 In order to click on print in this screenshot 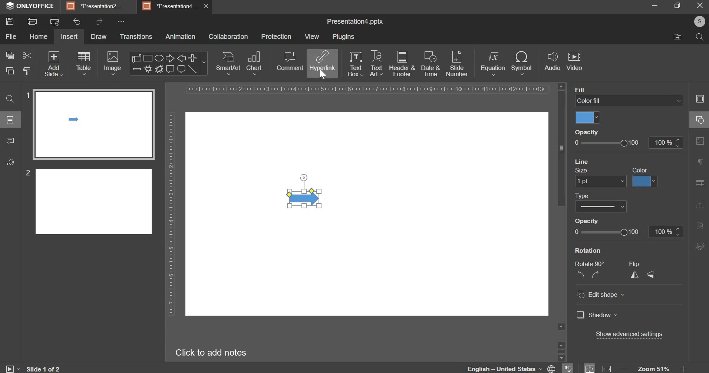, I will do `click(33, 21)`.